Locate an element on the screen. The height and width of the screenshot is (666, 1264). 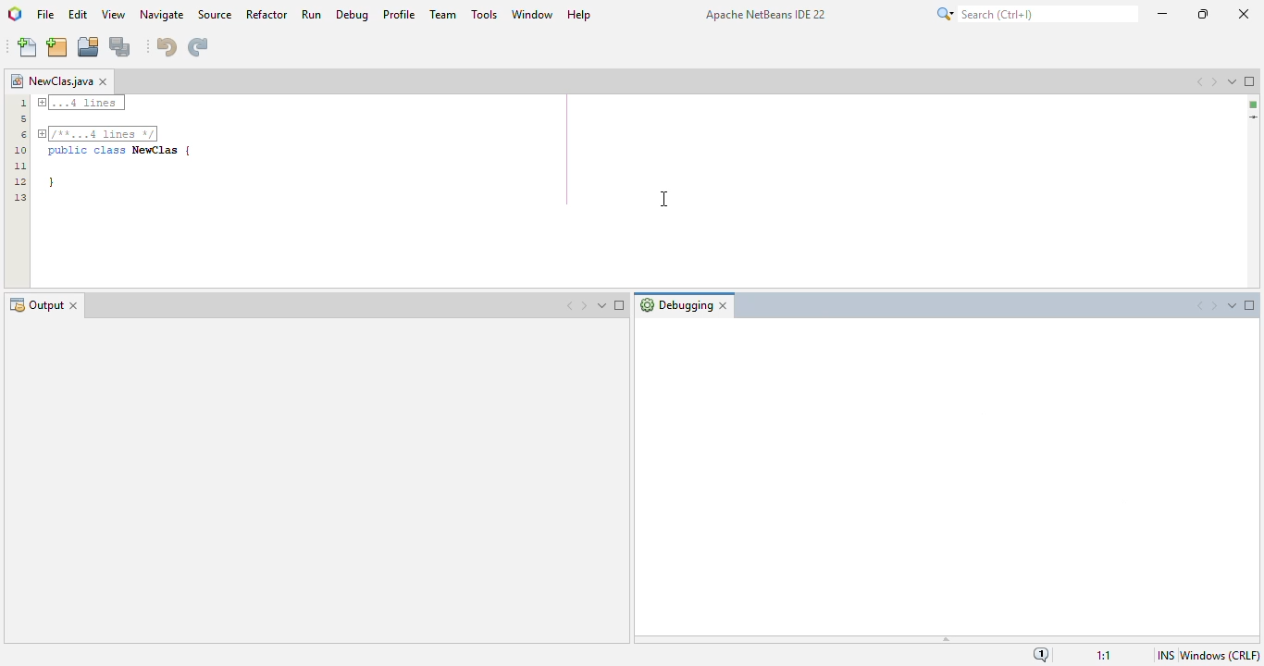
windows (CRLF) is located at coordinates (1219, 656).